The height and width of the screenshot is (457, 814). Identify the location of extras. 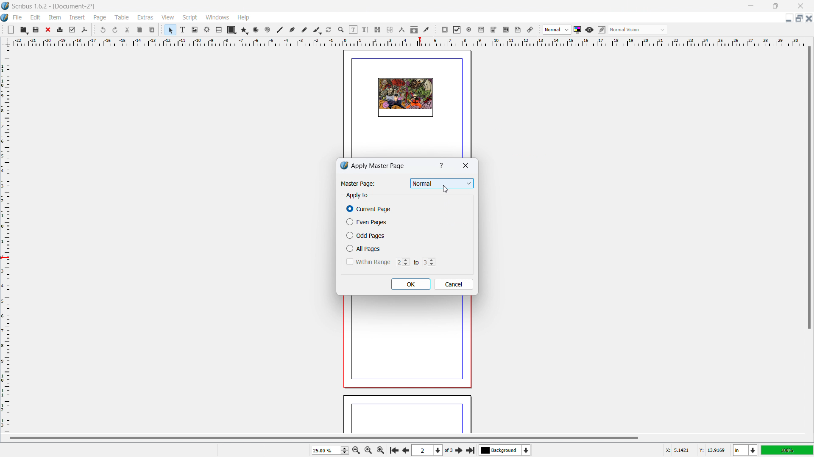
(146, 17).